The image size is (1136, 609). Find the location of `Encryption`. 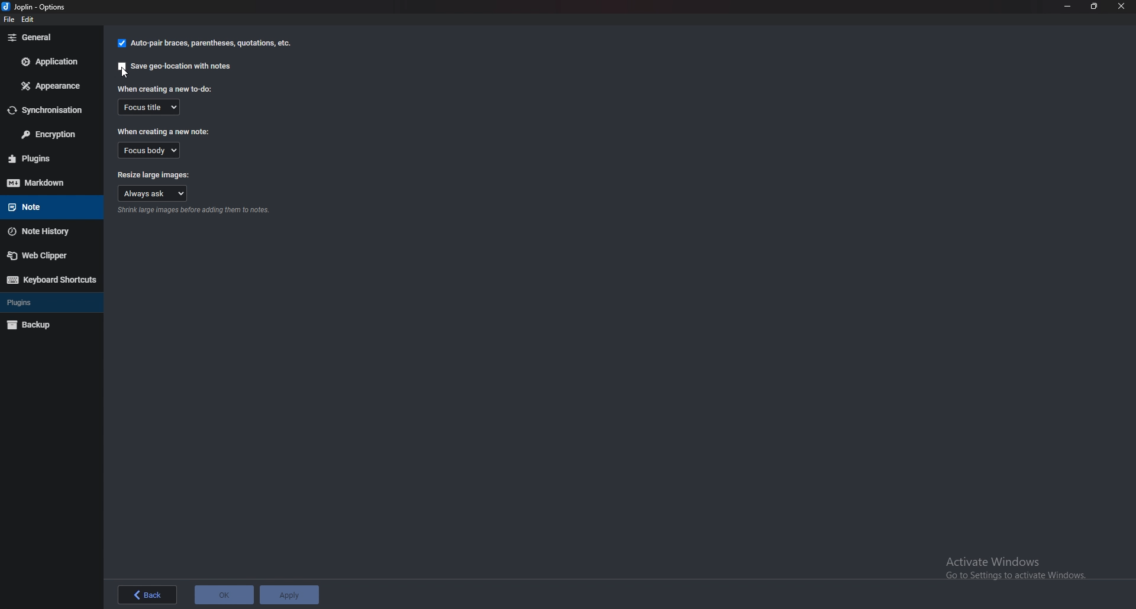

Encryption is located at coordinates (50, 134).